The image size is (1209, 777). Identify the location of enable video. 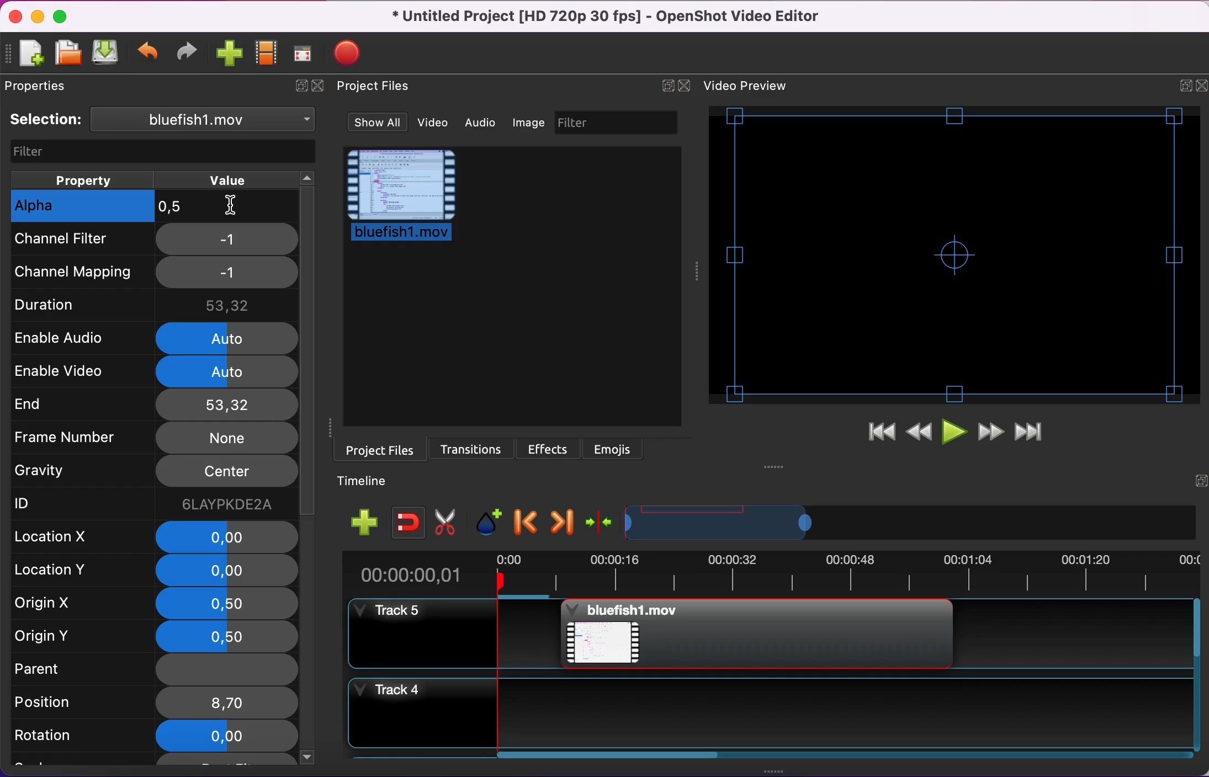
(78, 370).